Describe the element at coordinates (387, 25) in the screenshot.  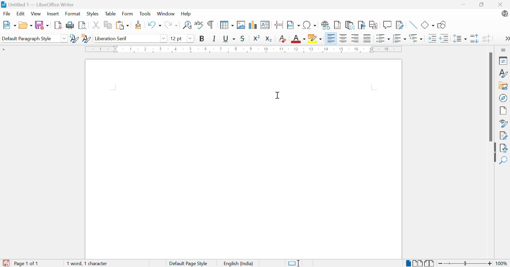
I see `Insert Comment` at that location.